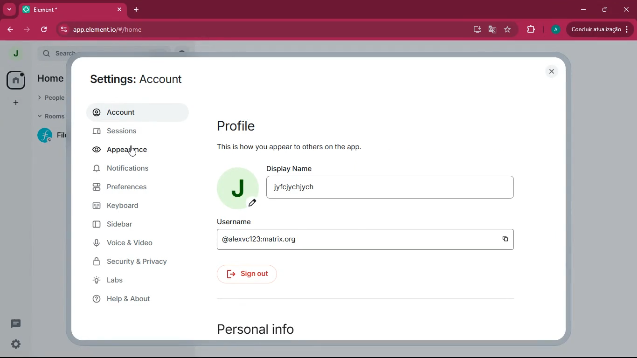 This screenshot has height=358, width=637. I want to click on This is how you appear to others on the app., so click(290, 148).